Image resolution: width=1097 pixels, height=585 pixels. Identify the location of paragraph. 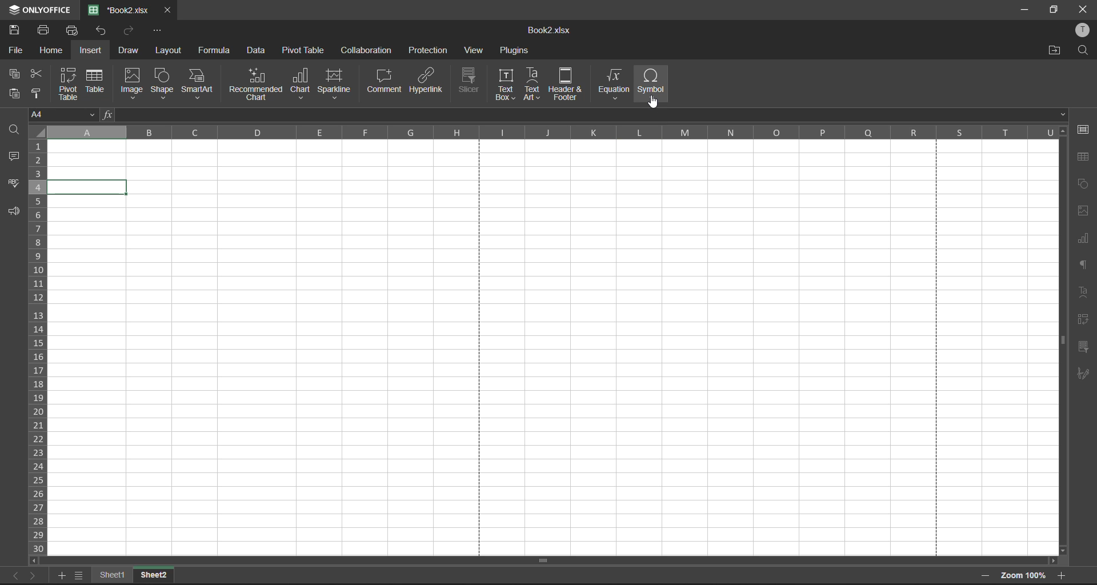
(1083, 264).